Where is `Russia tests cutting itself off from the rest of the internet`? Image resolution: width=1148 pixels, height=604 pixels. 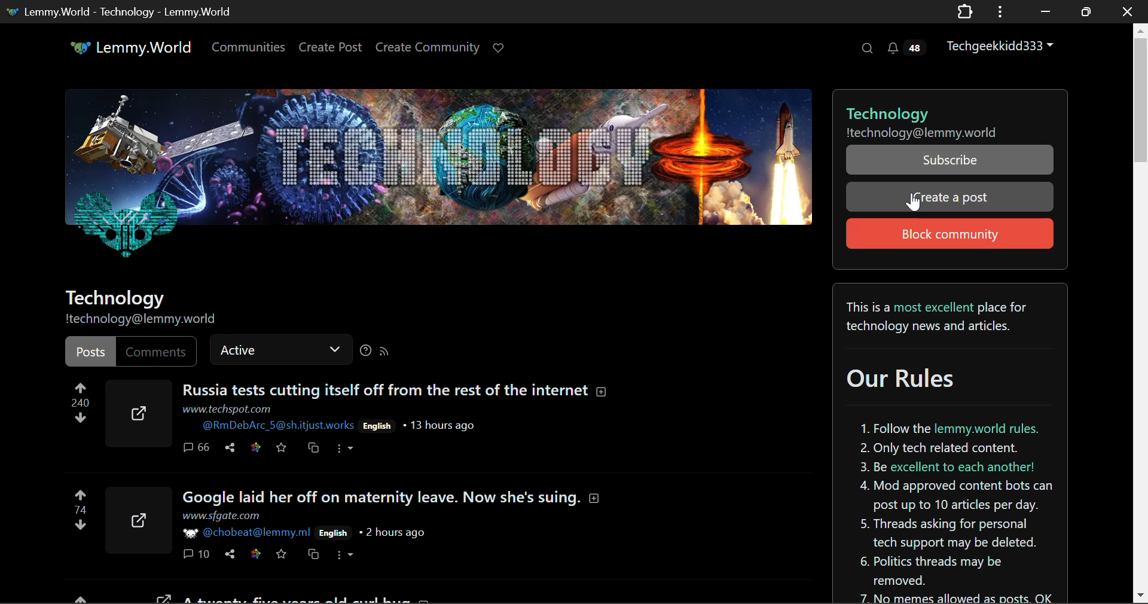 Russia tests cutting itself off from the rest of the internet is located at coordinates (396, 389).